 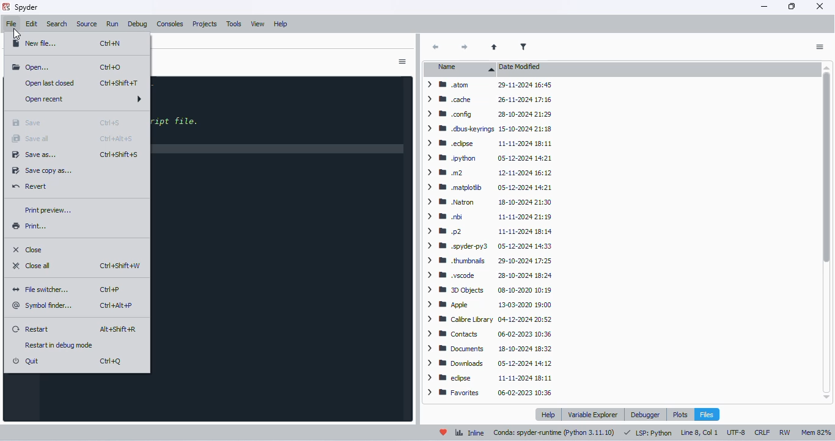 I want to click on shortcut for save all, so click(x=116, y=139).